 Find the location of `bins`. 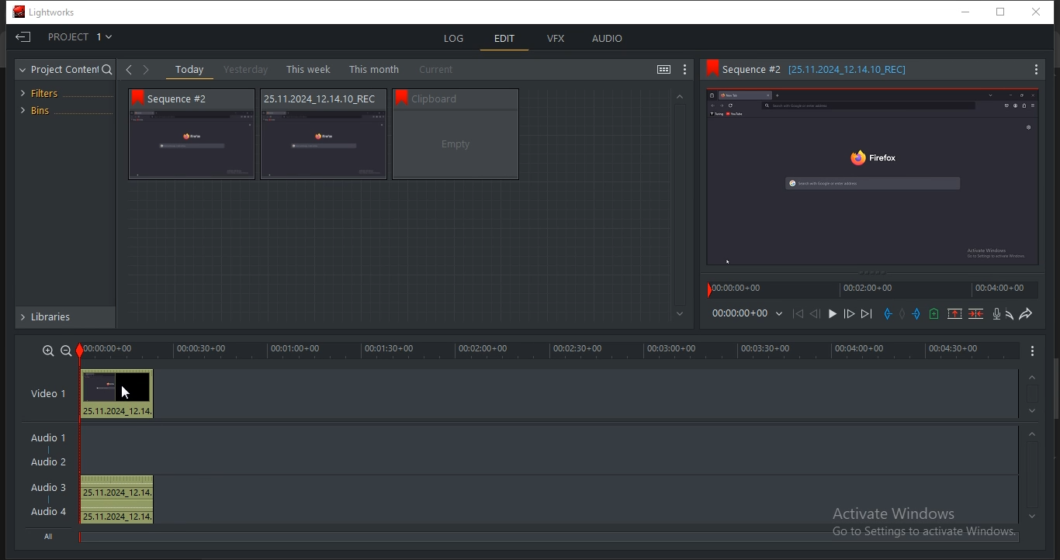

bins is located at coordinates (62, 109).